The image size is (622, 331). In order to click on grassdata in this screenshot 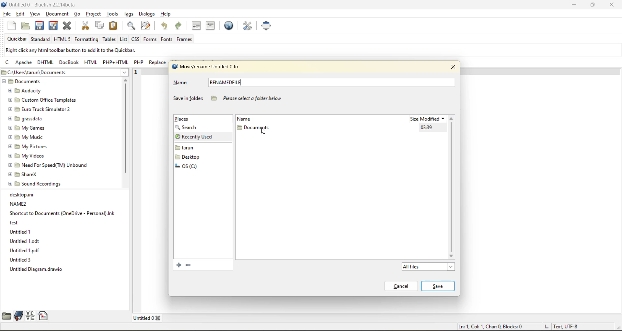, I will do `click(28, 118)`.